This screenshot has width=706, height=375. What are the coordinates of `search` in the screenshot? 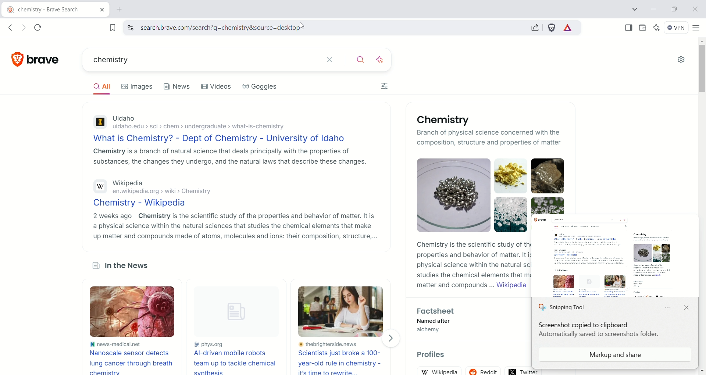 It's located at (361, 58).